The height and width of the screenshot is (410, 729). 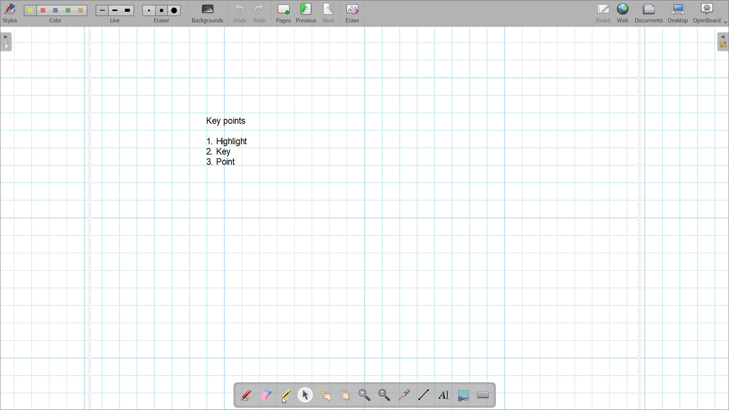 What do you see at coordinates (623, 13) in the screenshot?
I see `Web` at bounding box center [623, 13].